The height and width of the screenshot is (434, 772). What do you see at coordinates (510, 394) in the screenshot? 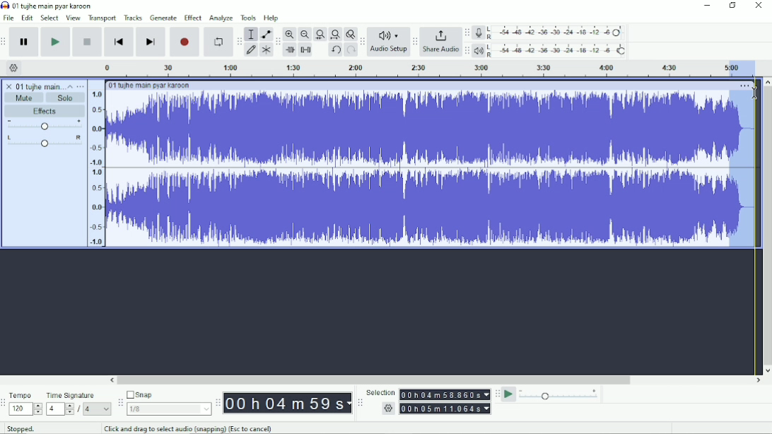
I see `Play-at-speed` at bounding box center [510, 394].